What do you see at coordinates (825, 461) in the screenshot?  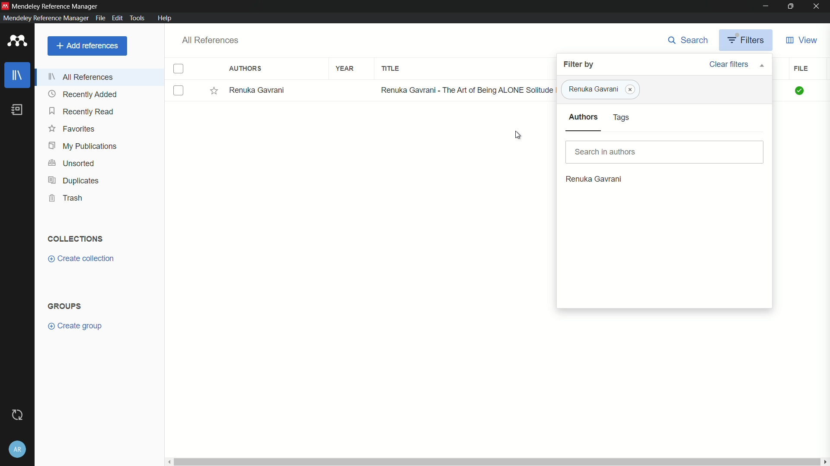 I see `scroll right` at bounding box center [825, 461].